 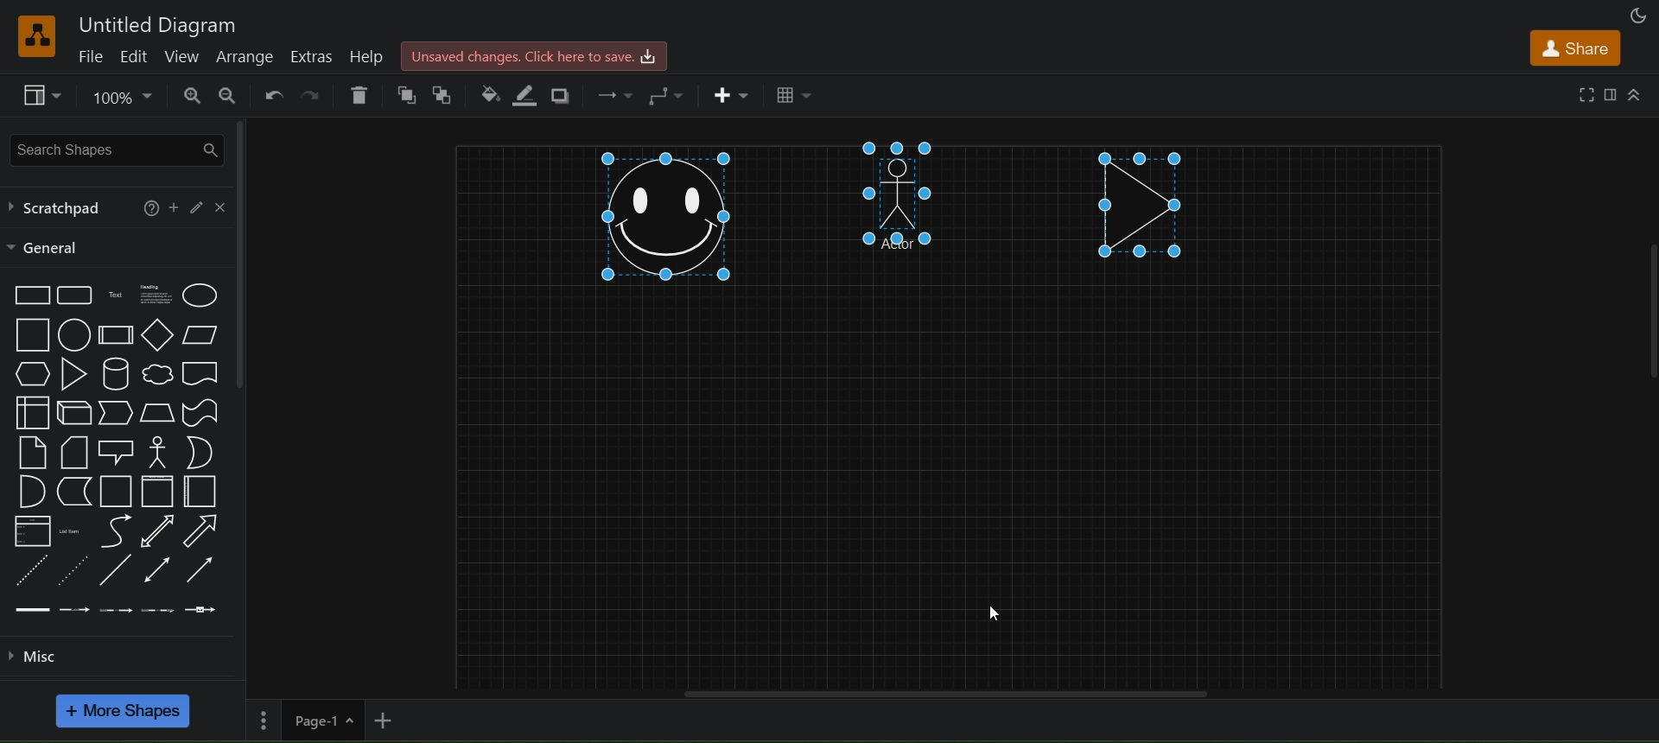 I want to click on format, so click(x=1611, y=93).